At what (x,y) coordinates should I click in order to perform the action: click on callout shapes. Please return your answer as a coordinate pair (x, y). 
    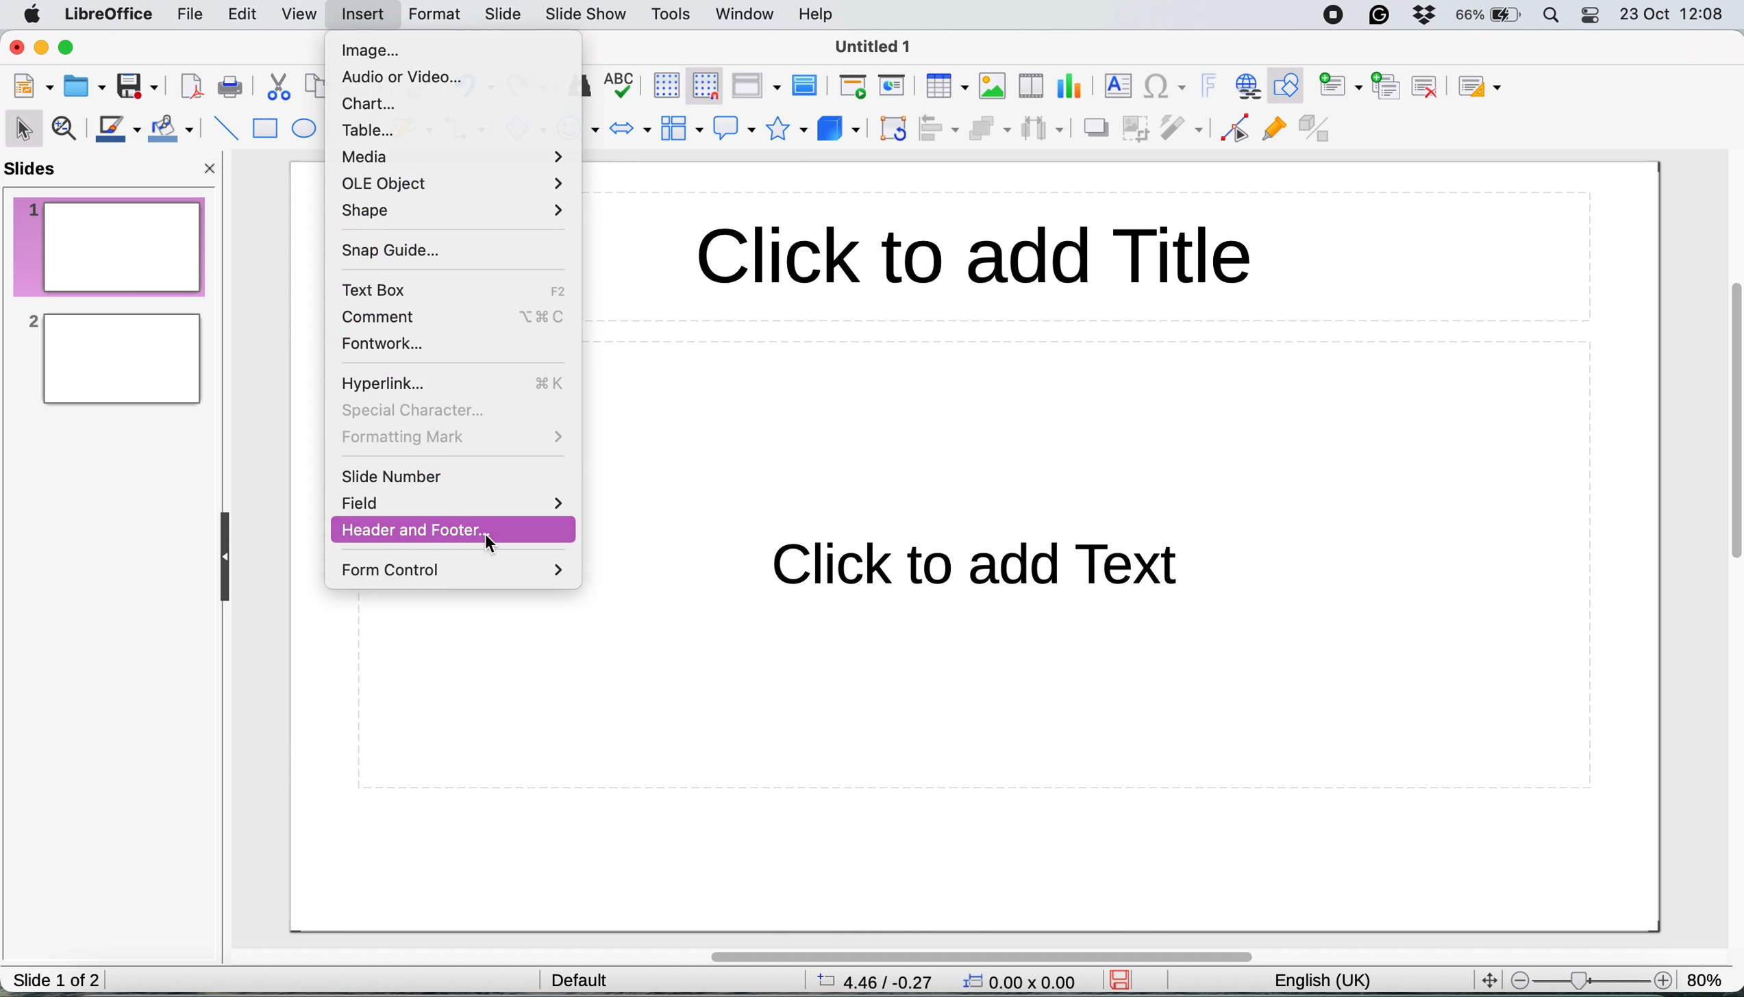
    Looking at the image, I should click on (730, 127).